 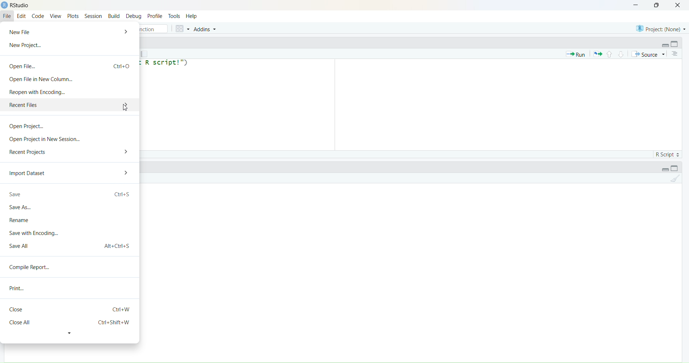 I want to click on Minimize, so click(x=665, y=170).